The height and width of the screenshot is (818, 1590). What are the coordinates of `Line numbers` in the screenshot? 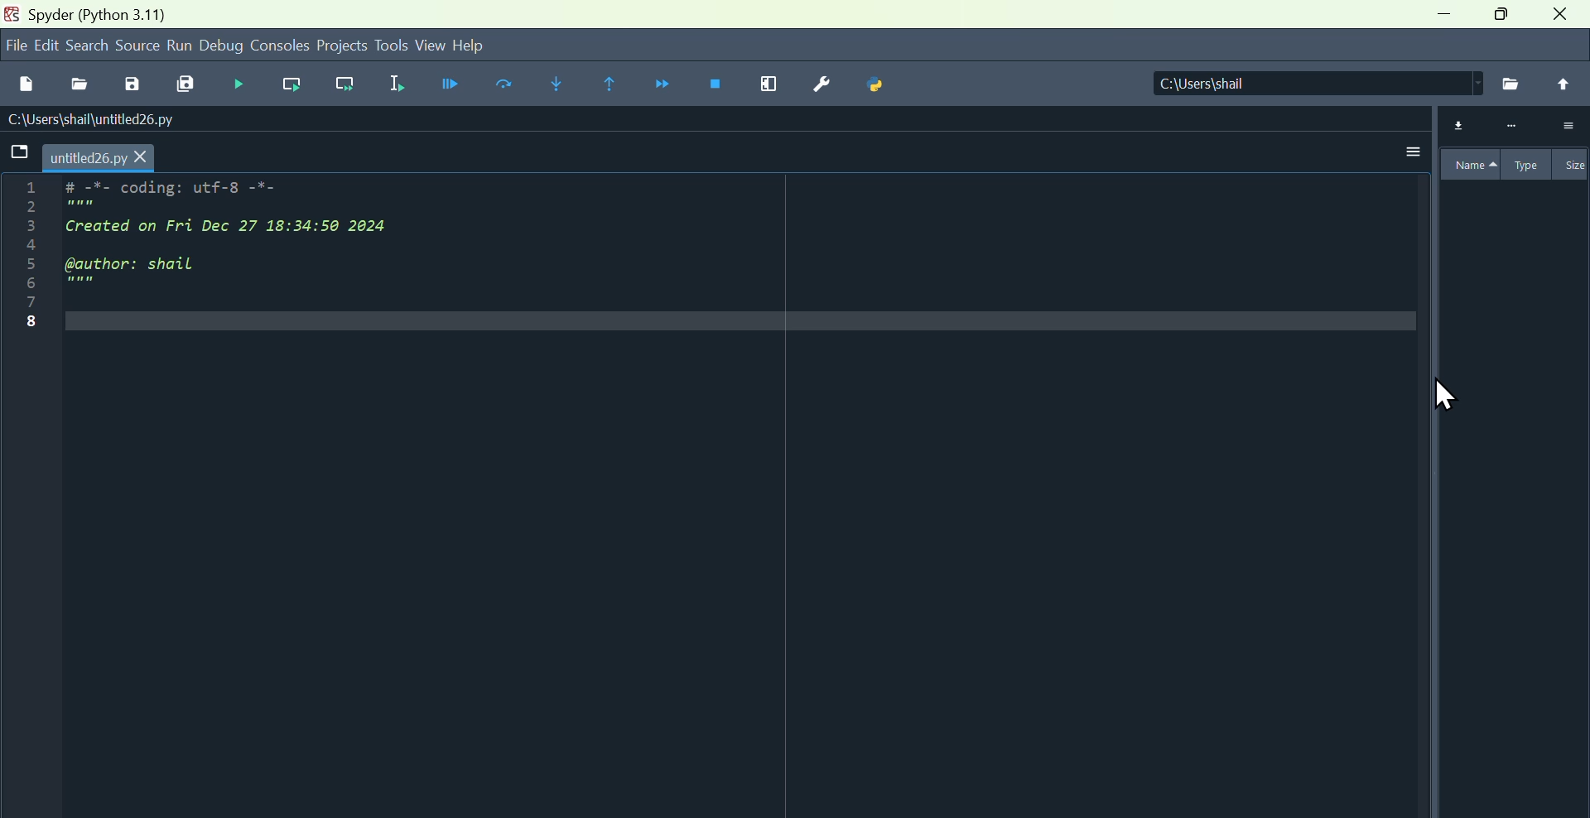 It's located at (21, 262).